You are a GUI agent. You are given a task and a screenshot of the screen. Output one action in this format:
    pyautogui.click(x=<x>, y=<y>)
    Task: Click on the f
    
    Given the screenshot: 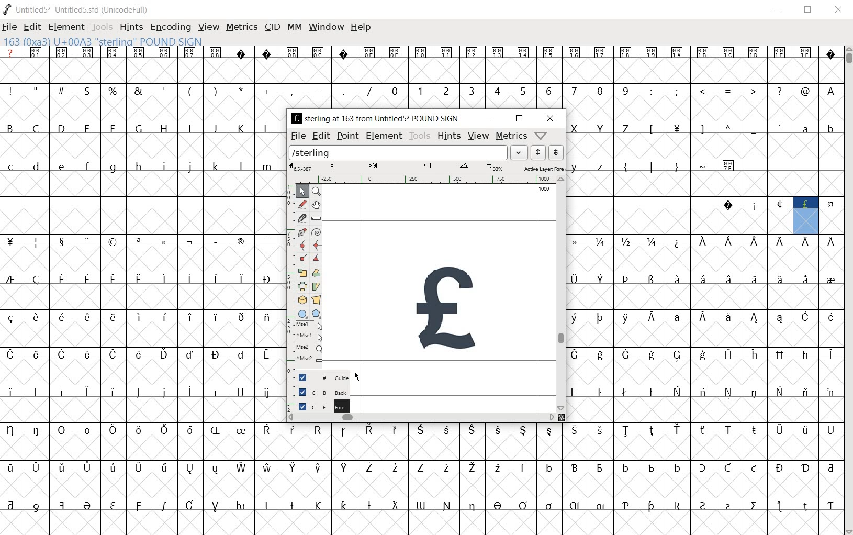 What is the action you would take?
    pyautogui.click(x=87, y=168)
    